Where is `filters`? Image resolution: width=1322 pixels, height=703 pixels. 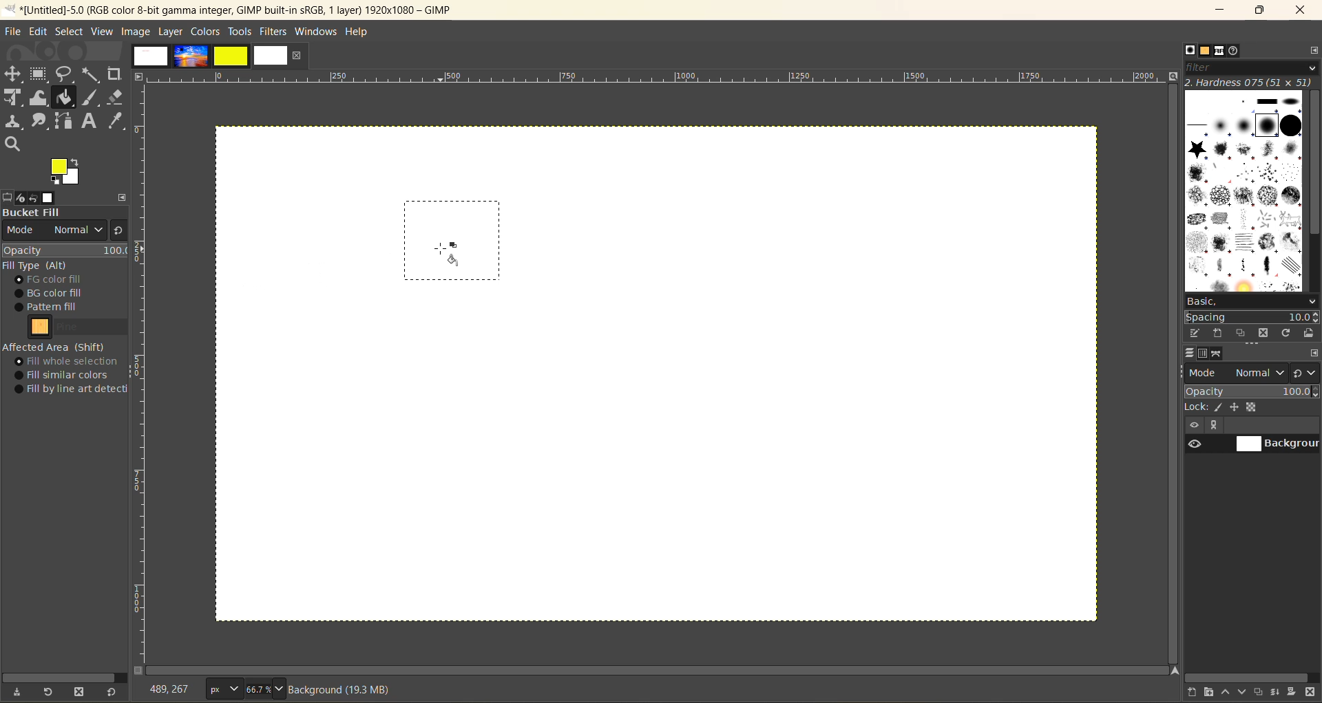
filters is located at coordinates (274, 32).